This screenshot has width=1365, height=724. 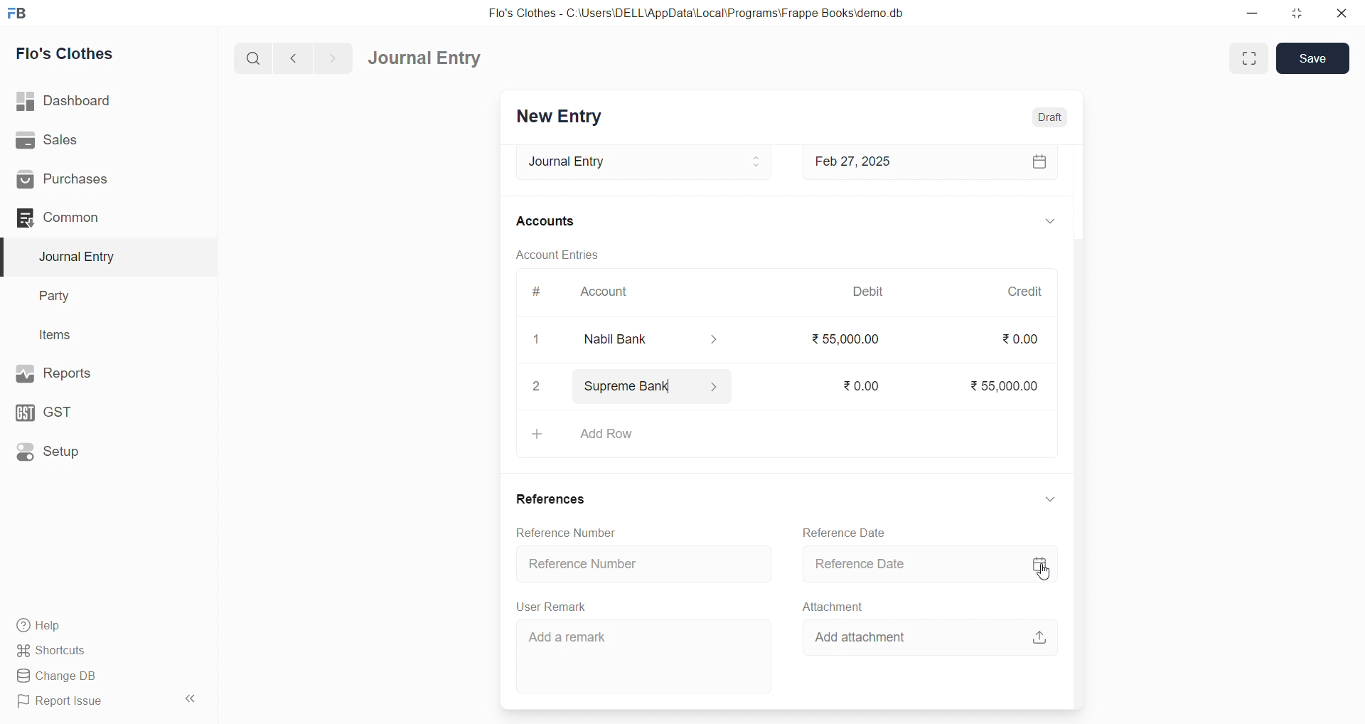 I want to click on navigate forward, so click(x=336, y=58).